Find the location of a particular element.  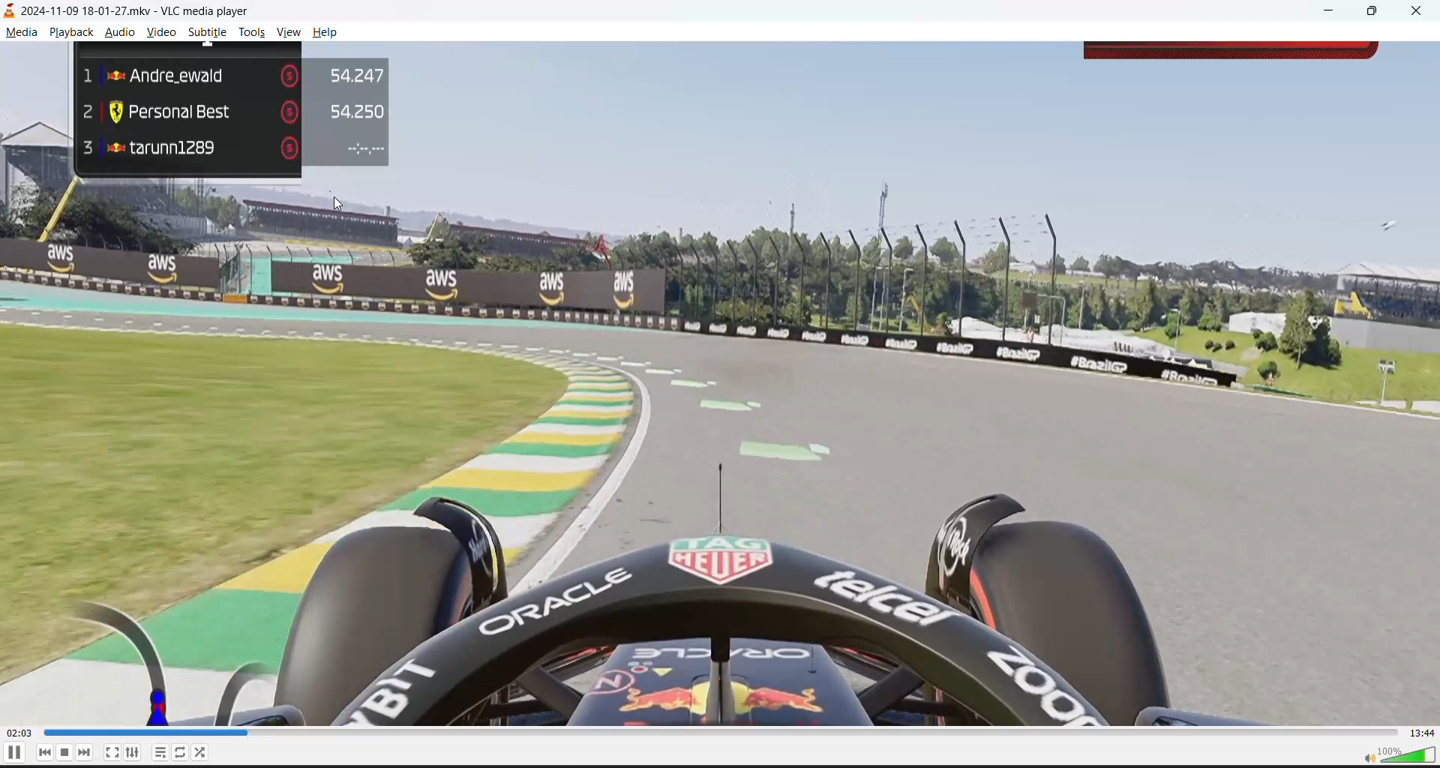

volume is located at coordinates (1396, 754).